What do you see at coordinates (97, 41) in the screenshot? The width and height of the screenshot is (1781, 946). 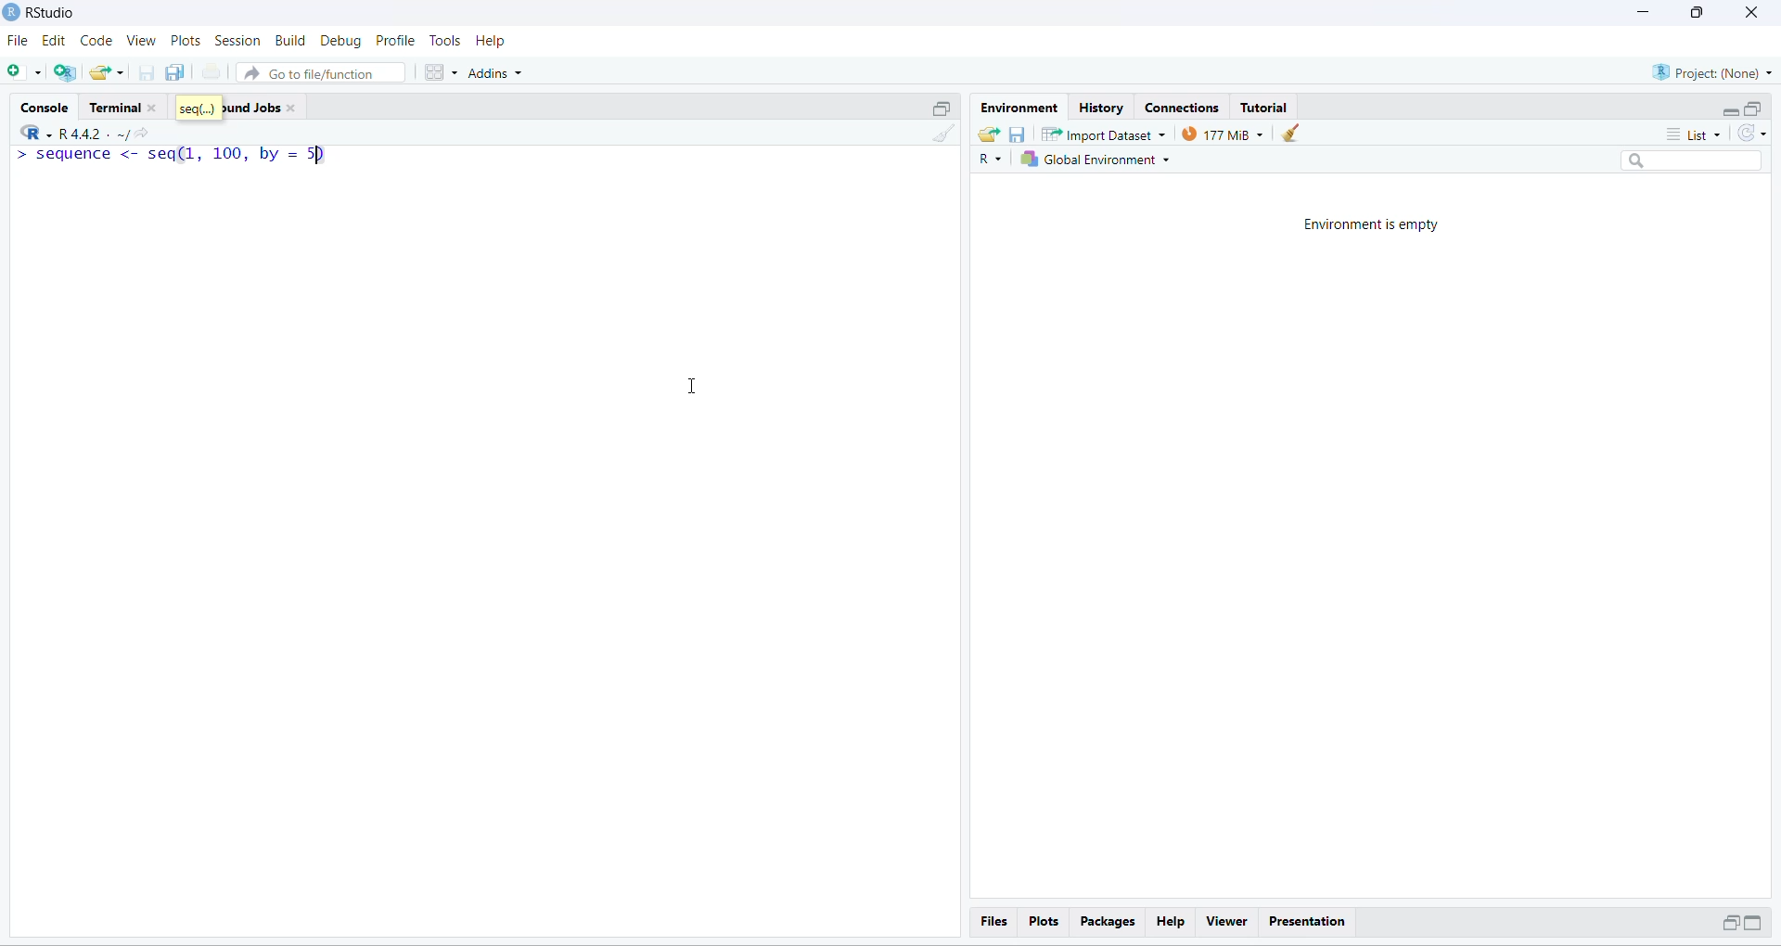 I see `code` at bounding box center [97, 41].